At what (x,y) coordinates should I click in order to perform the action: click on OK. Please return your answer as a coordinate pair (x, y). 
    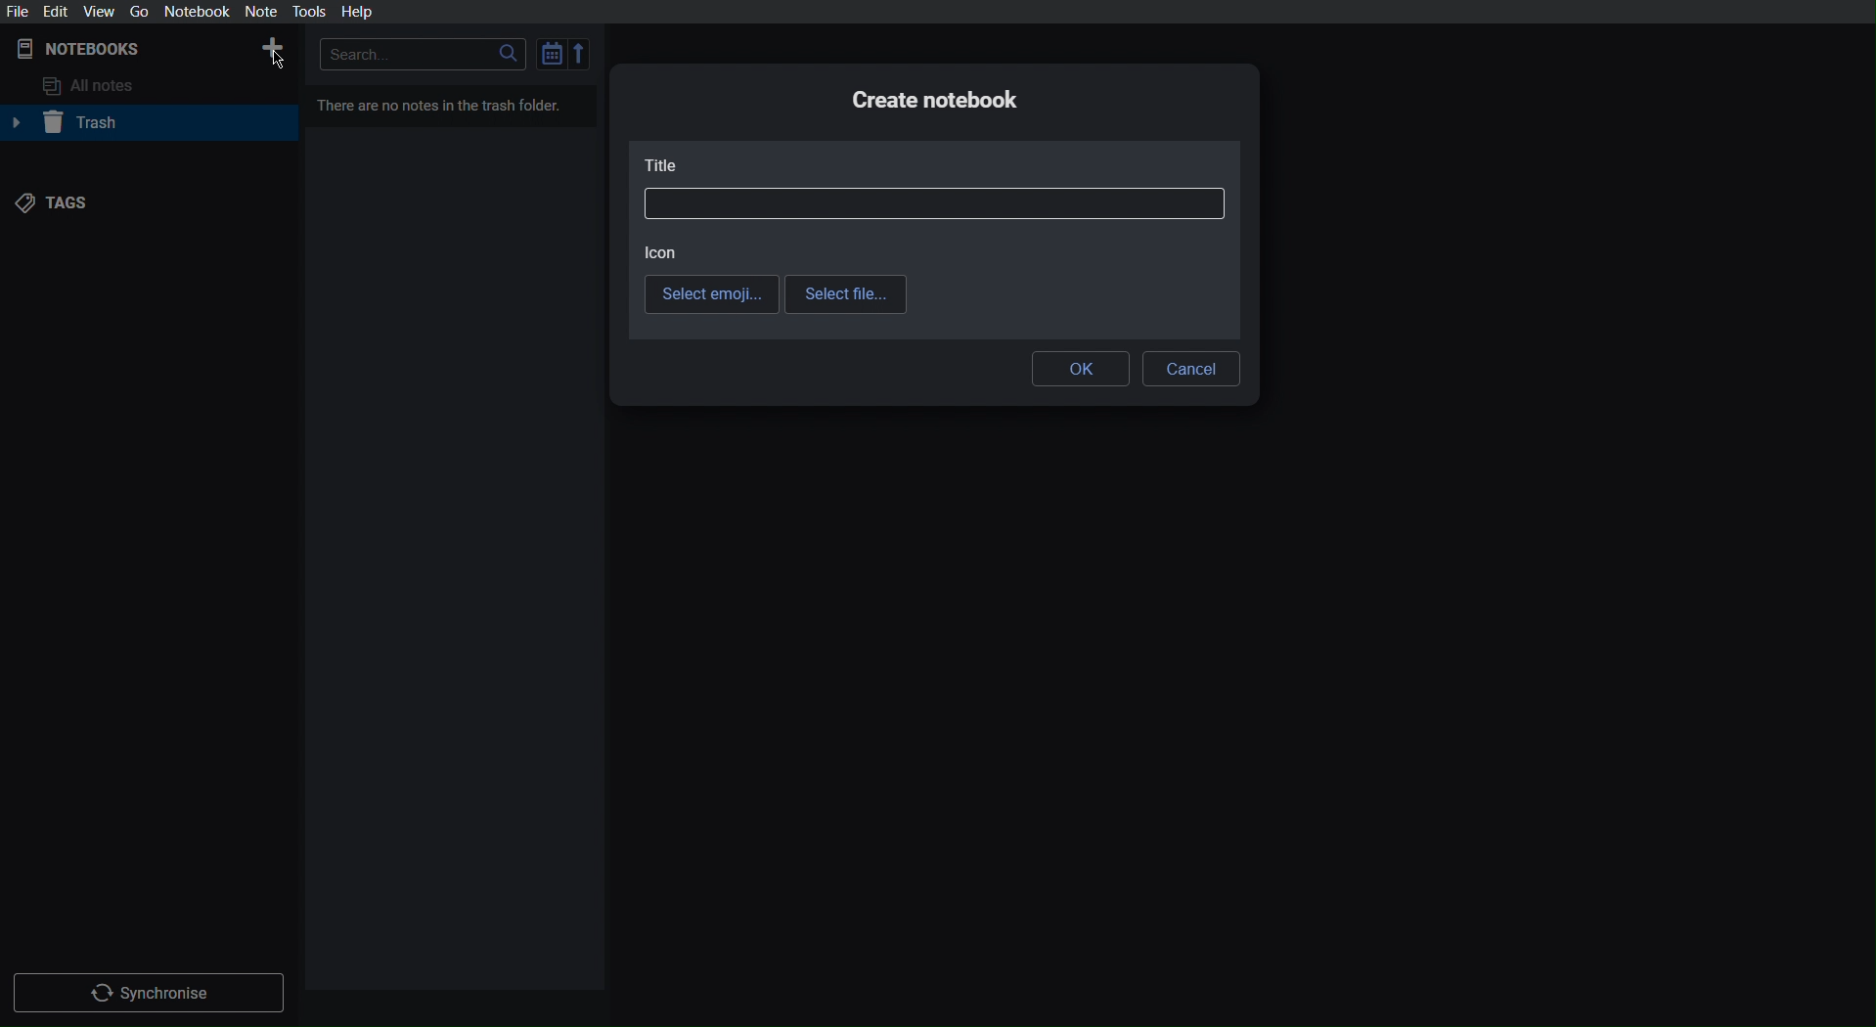
    Looking at the image, I should click on (1079, 370).